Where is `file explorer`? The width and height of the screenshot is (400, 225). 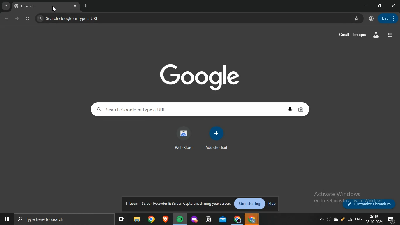 file explorer is located at coordinates (137, 219).